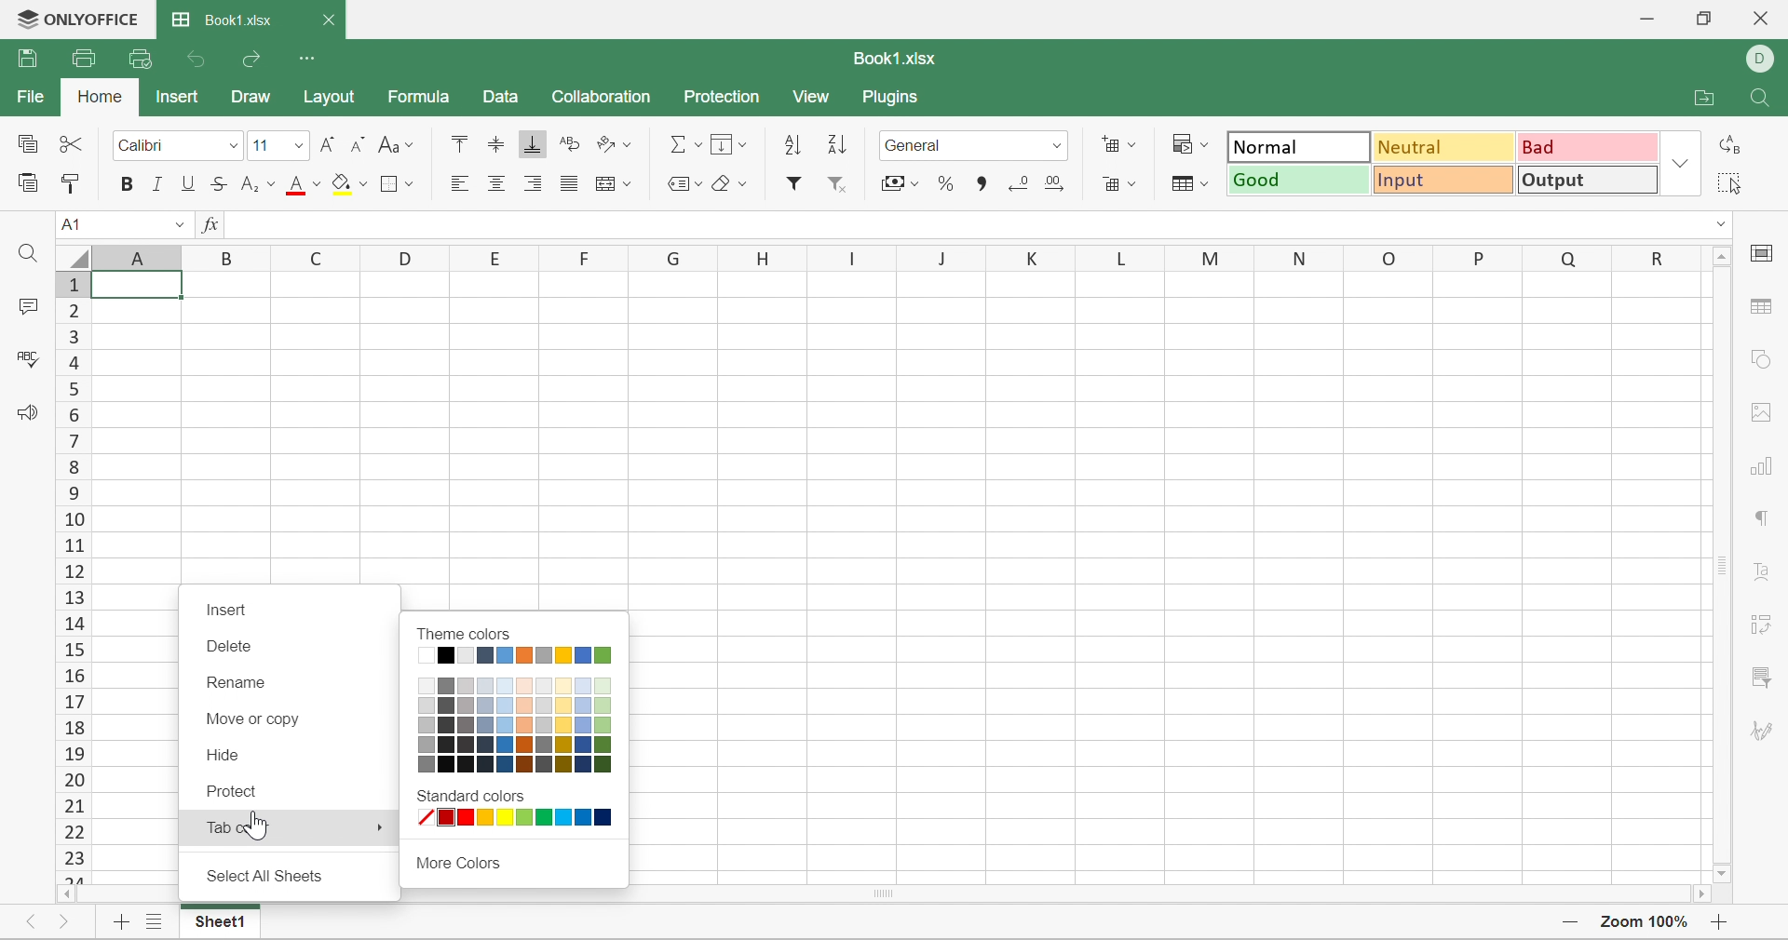 This screenshot has height=940, width=1788. I want to click on 11, so click(263, 146).